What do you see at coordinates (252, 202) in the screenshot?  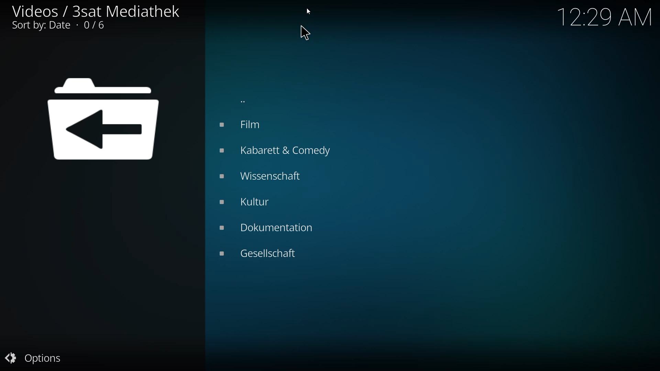 I see `kultur` at bounding box center [252, 202].